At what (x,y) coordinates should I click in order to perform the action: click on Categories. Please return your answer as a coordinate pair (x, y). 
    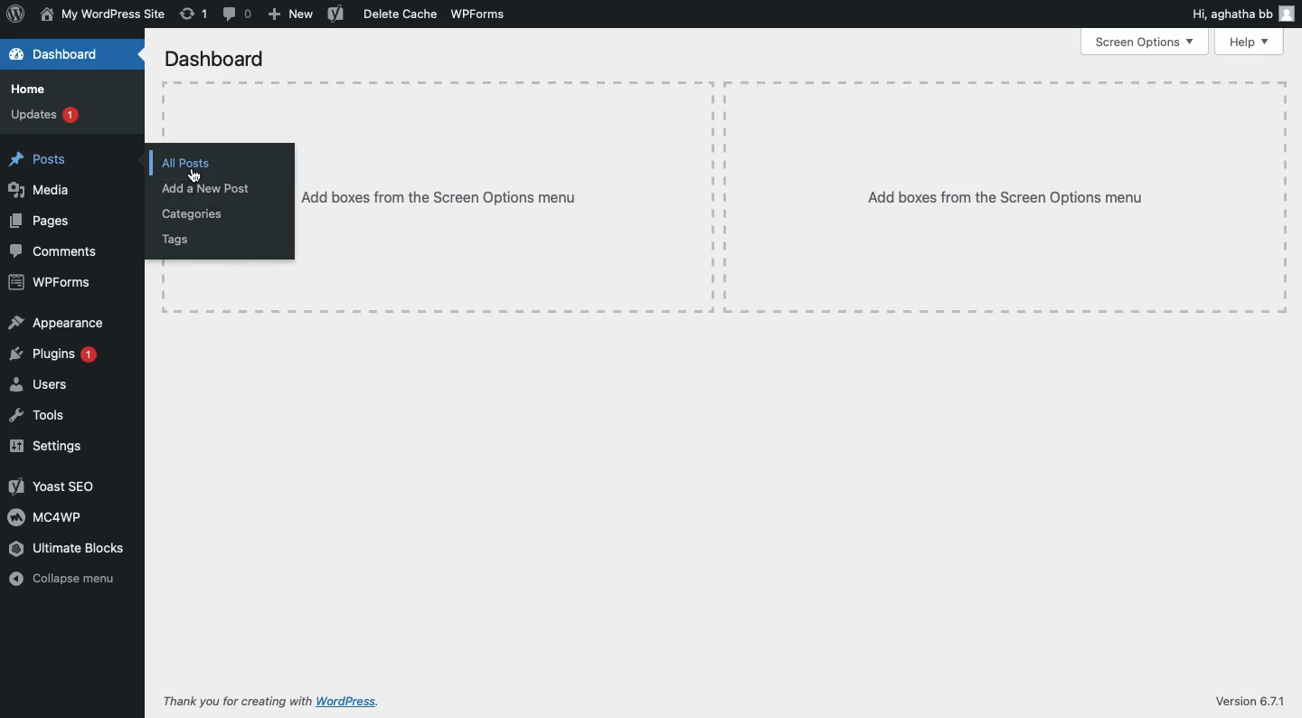
    Looking at the image, I should click on (194, 215).